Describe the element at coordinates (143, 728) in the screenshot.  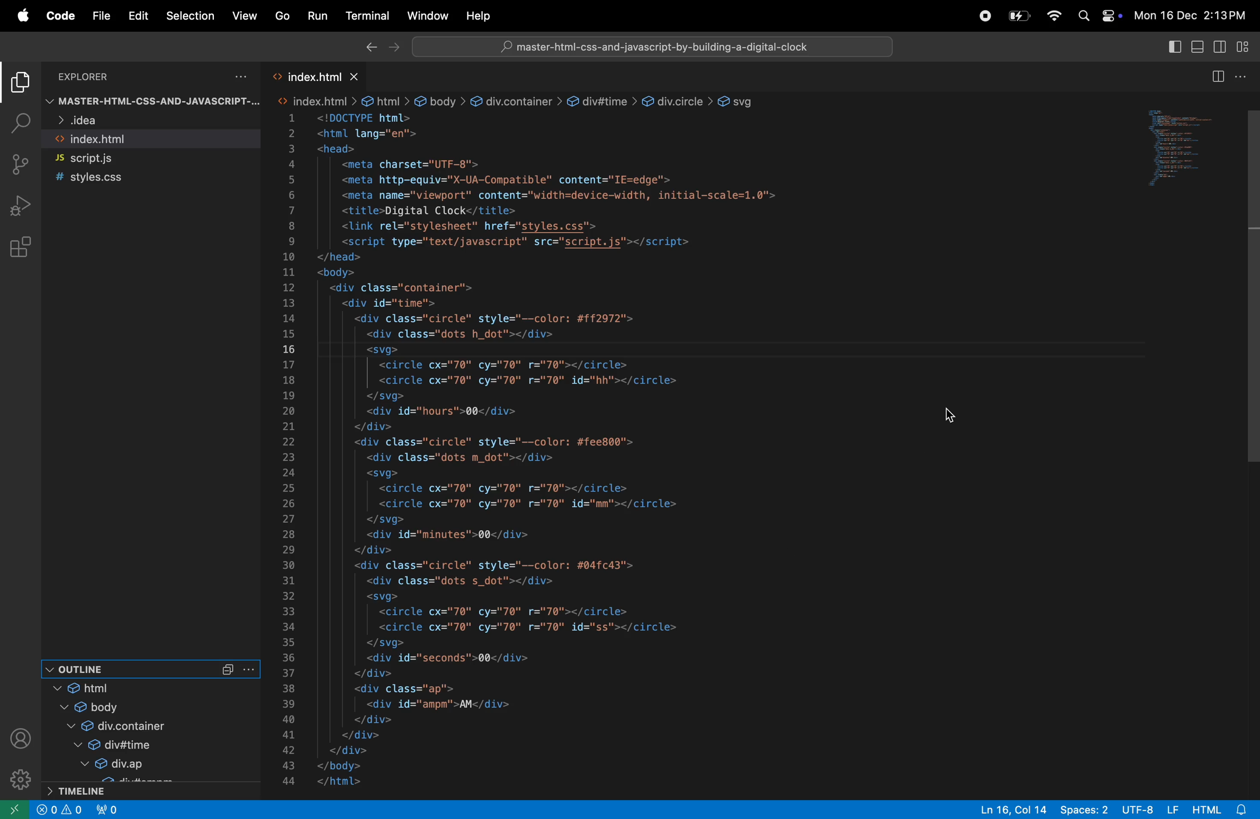
I see `div cointainer` at that location.